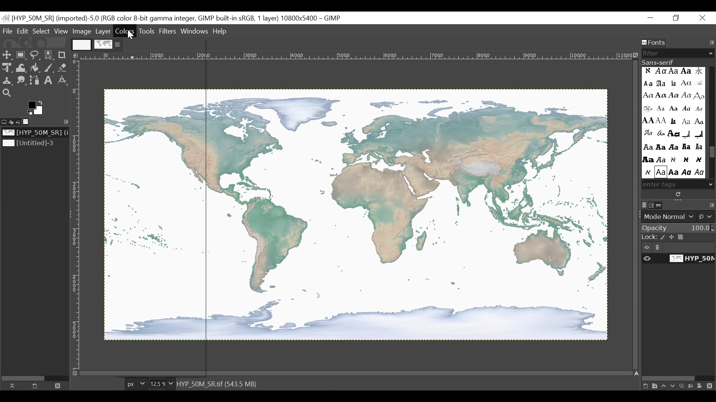  What do you see at coordinates (23, 31) in the screenshot?
I see `Edit` at bounding box center [23, 31].